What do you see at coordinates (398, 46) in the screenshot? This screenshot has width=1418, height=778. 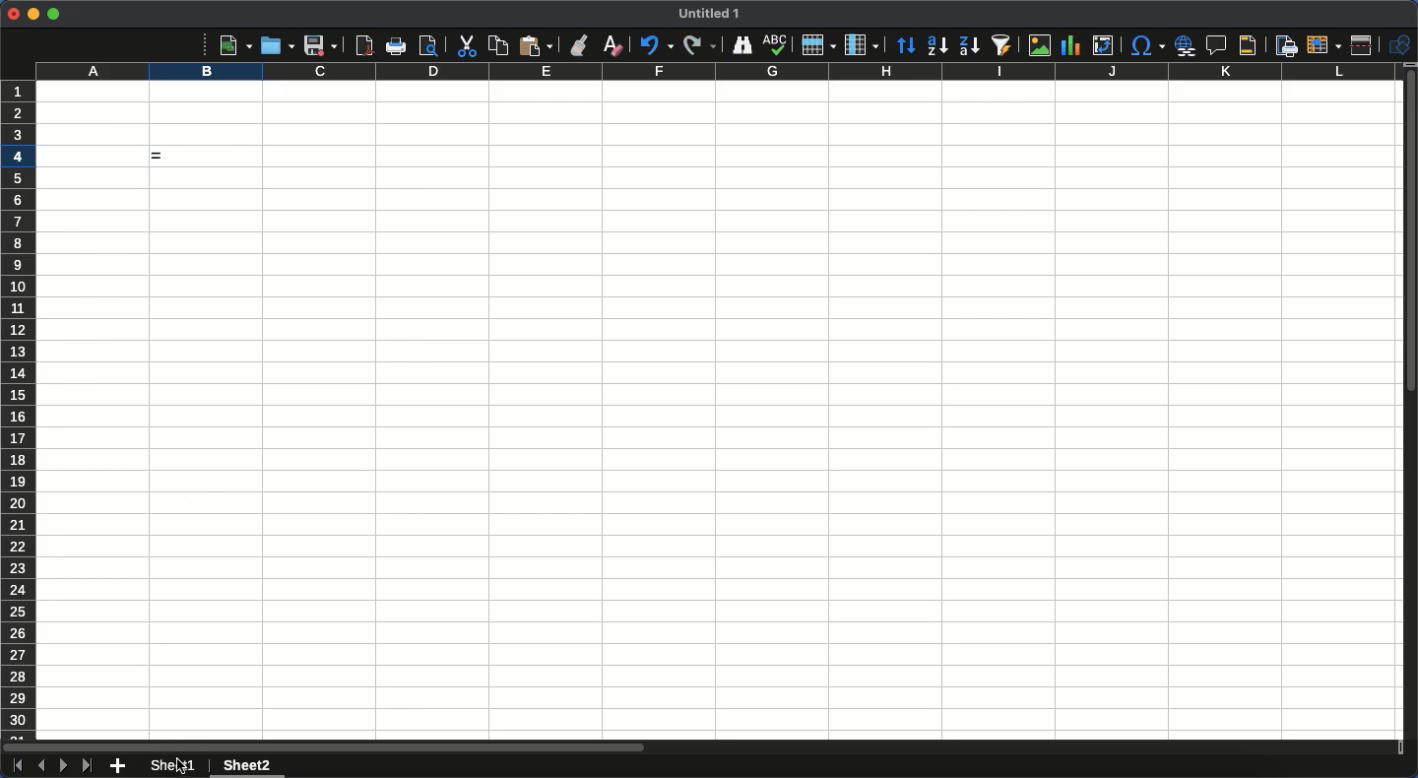 I see `Print` at bounding box center [398, 46].